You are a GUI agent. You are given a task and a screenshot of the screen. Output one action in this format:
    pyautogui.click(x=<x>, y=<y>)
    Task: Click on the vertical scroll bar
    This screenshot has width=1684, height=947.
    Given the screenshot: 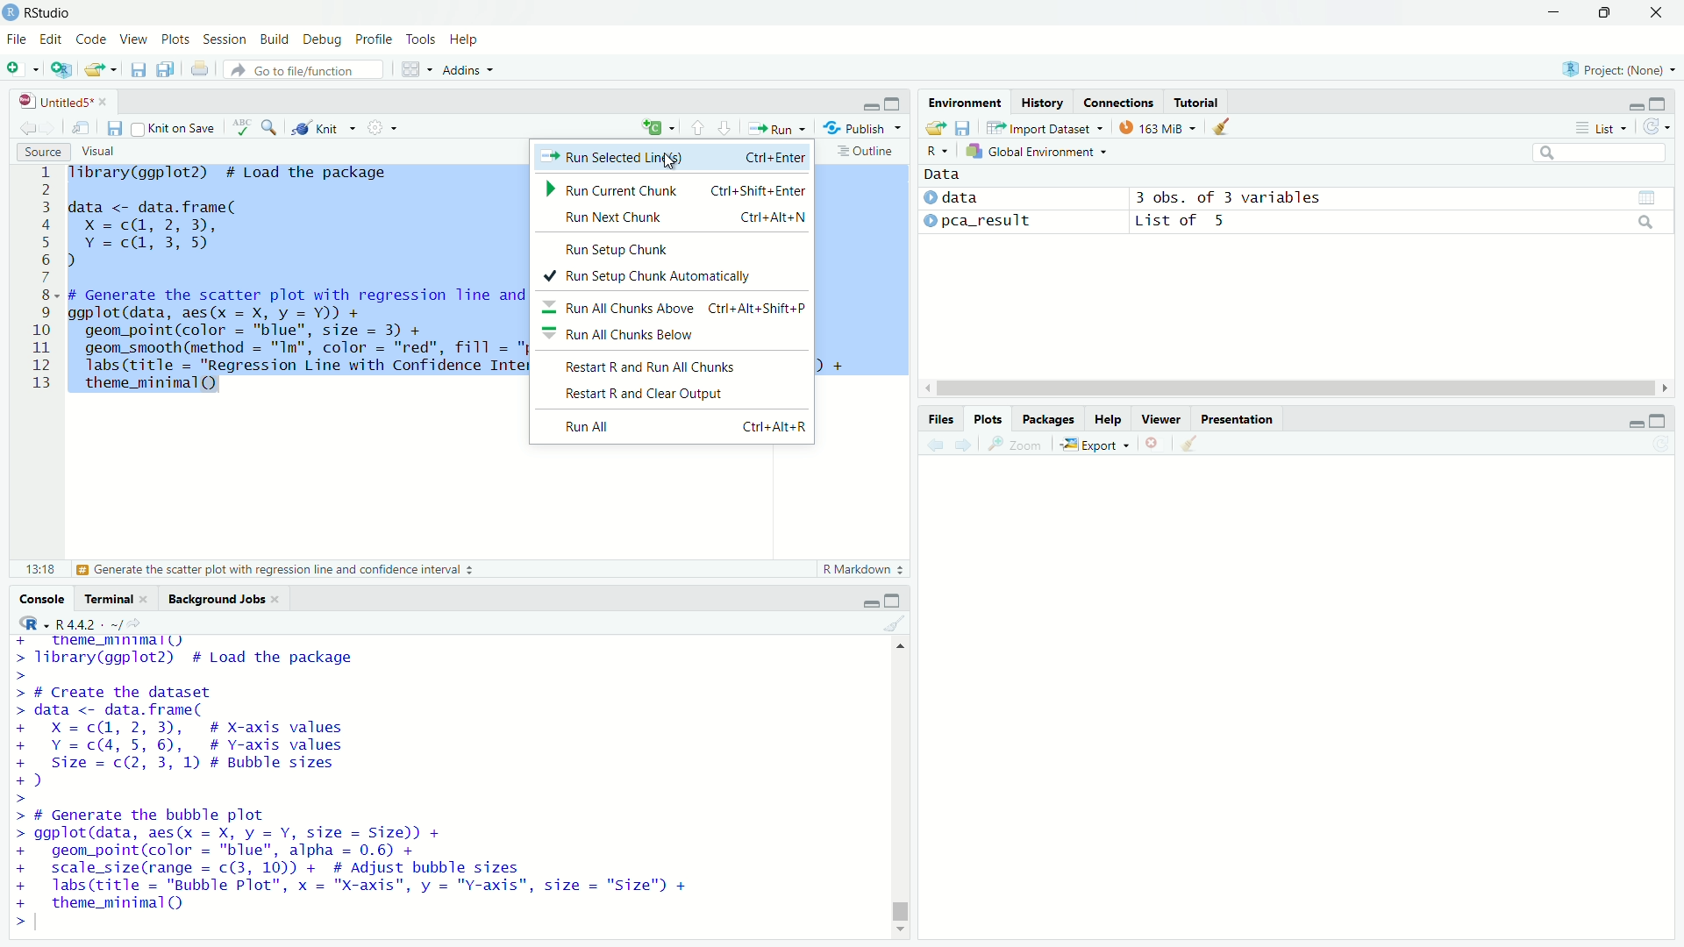 What is the action you would take?
    pyautogui.click(x=901, y=787)
    